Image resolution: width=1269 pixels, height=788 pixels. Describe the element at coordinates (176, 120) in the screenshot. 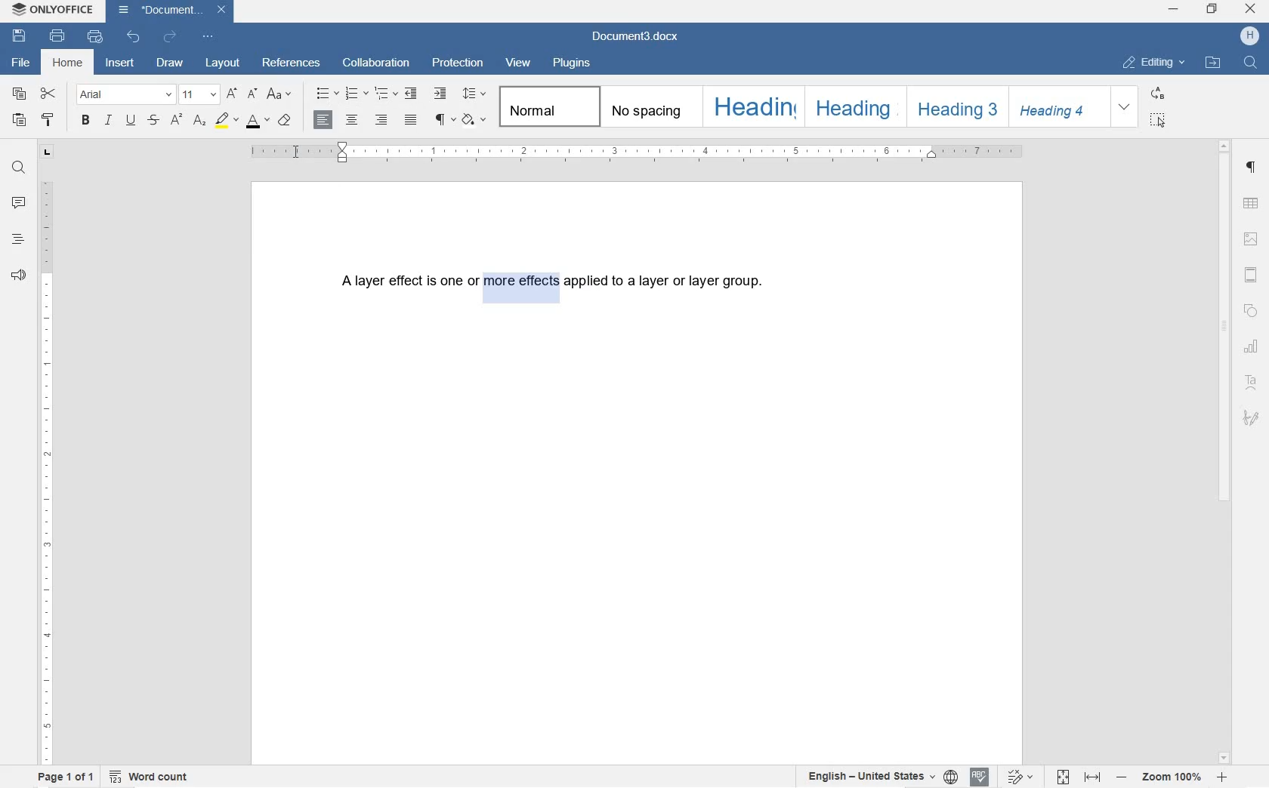

I see `SUPERSCRIPT` at that location.